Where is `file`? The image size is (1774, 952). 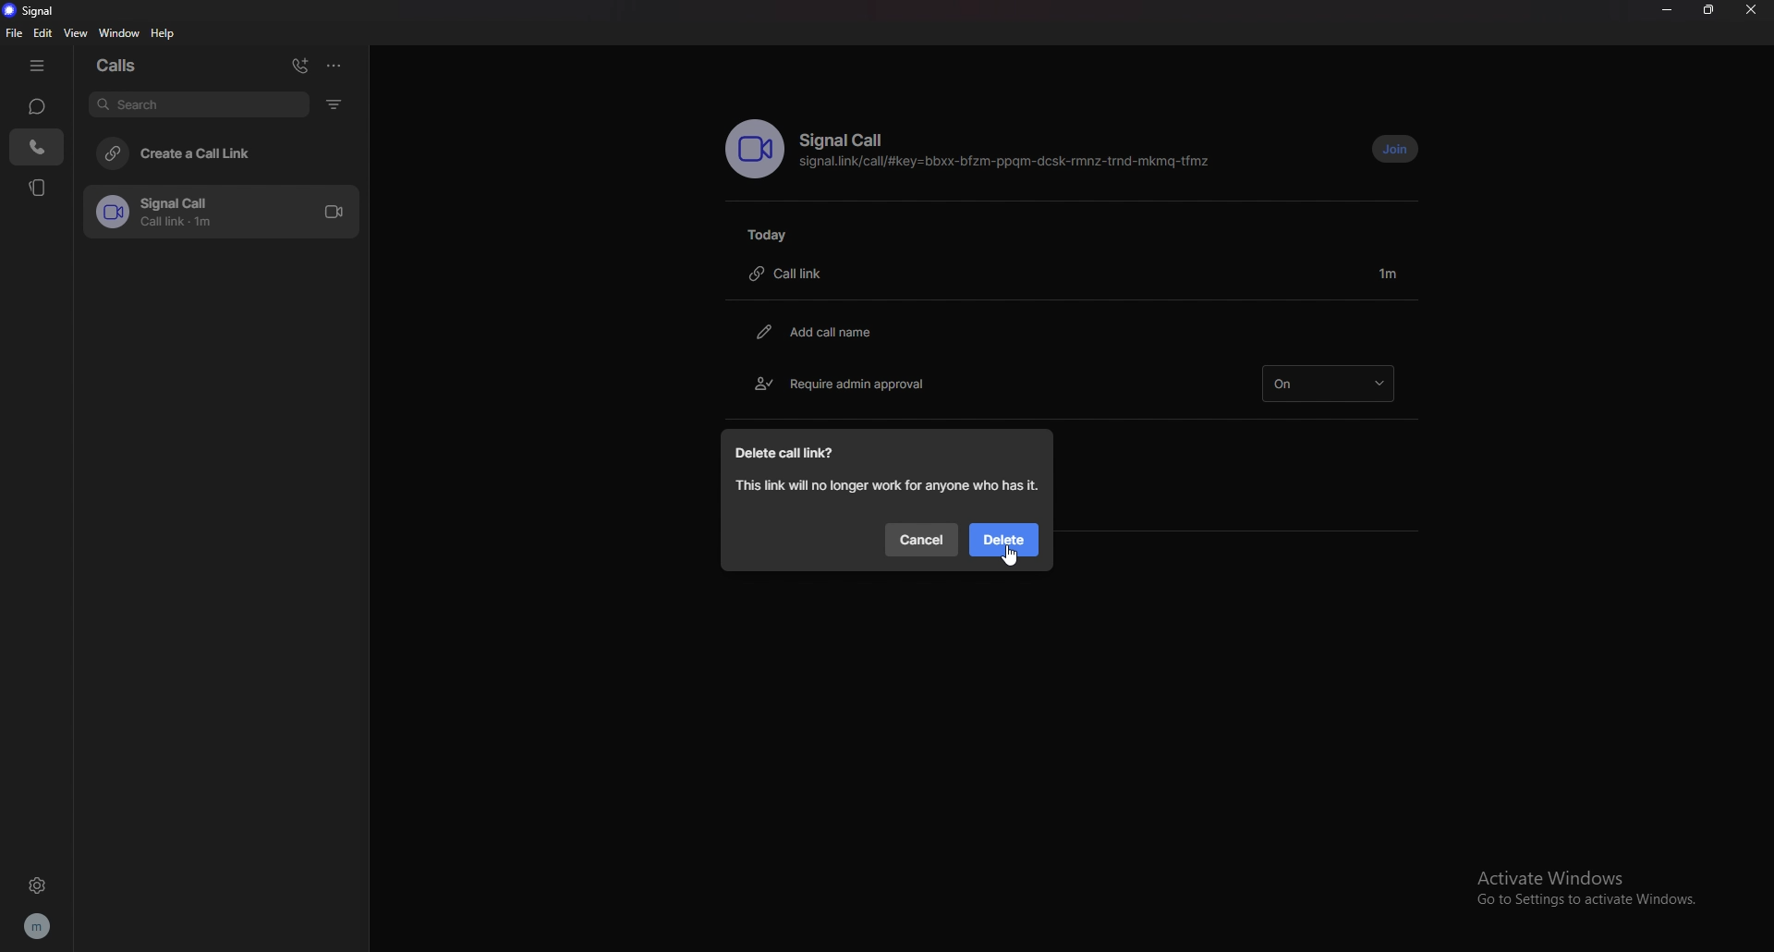 file is located at coordinates (12, 32).